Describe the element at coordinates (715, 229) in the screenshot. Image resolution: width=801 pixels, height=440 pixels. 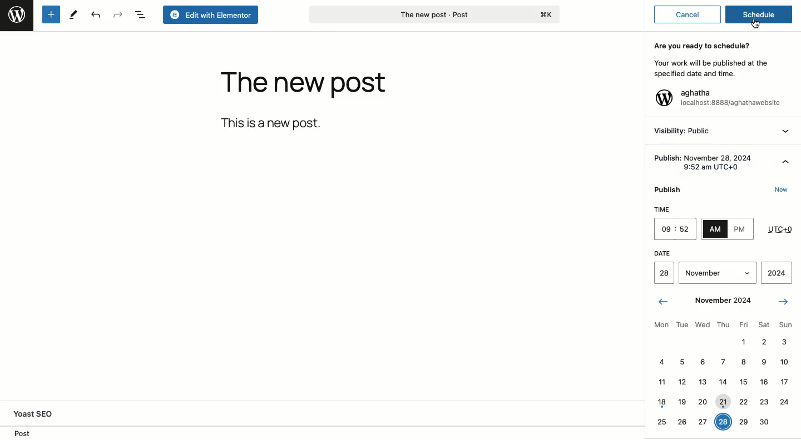
I see `AM` at that location.